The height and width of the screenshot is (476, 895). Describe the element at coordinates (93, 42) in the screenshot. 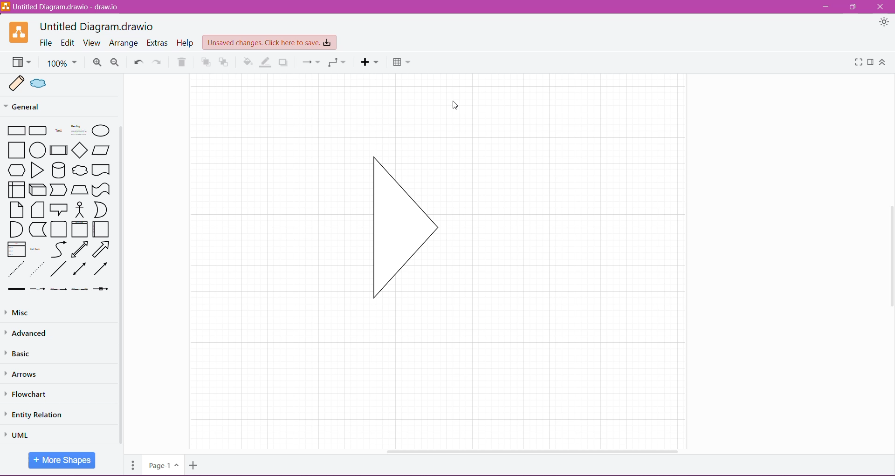

I see `View` at that location.